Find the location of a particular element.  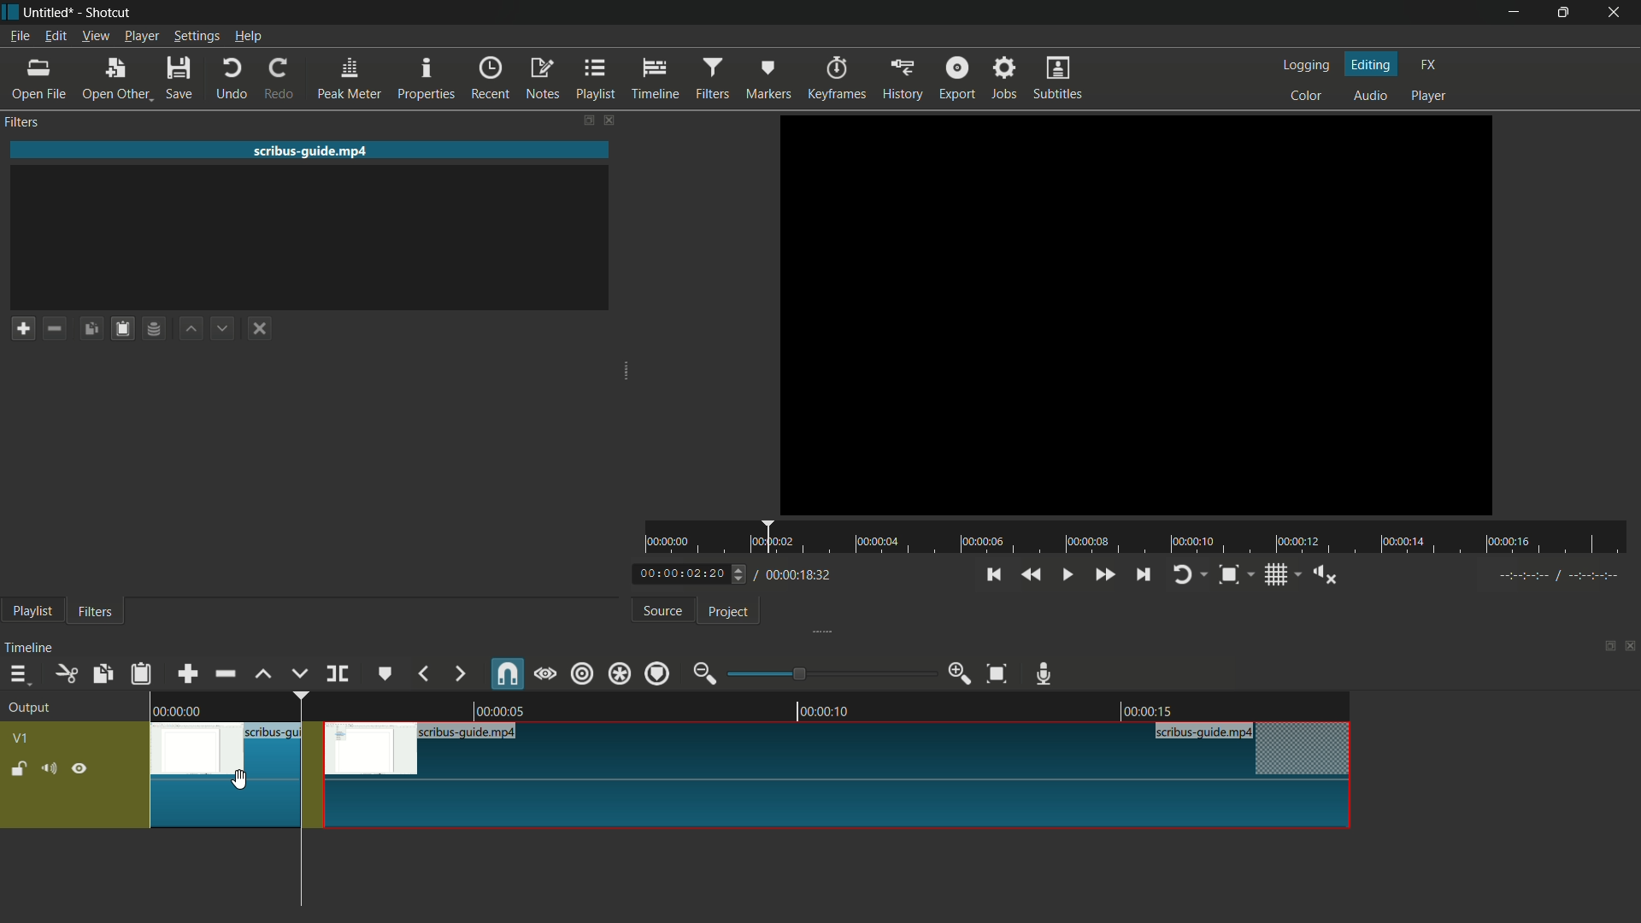

timeline is located at coordinates (29, 648).